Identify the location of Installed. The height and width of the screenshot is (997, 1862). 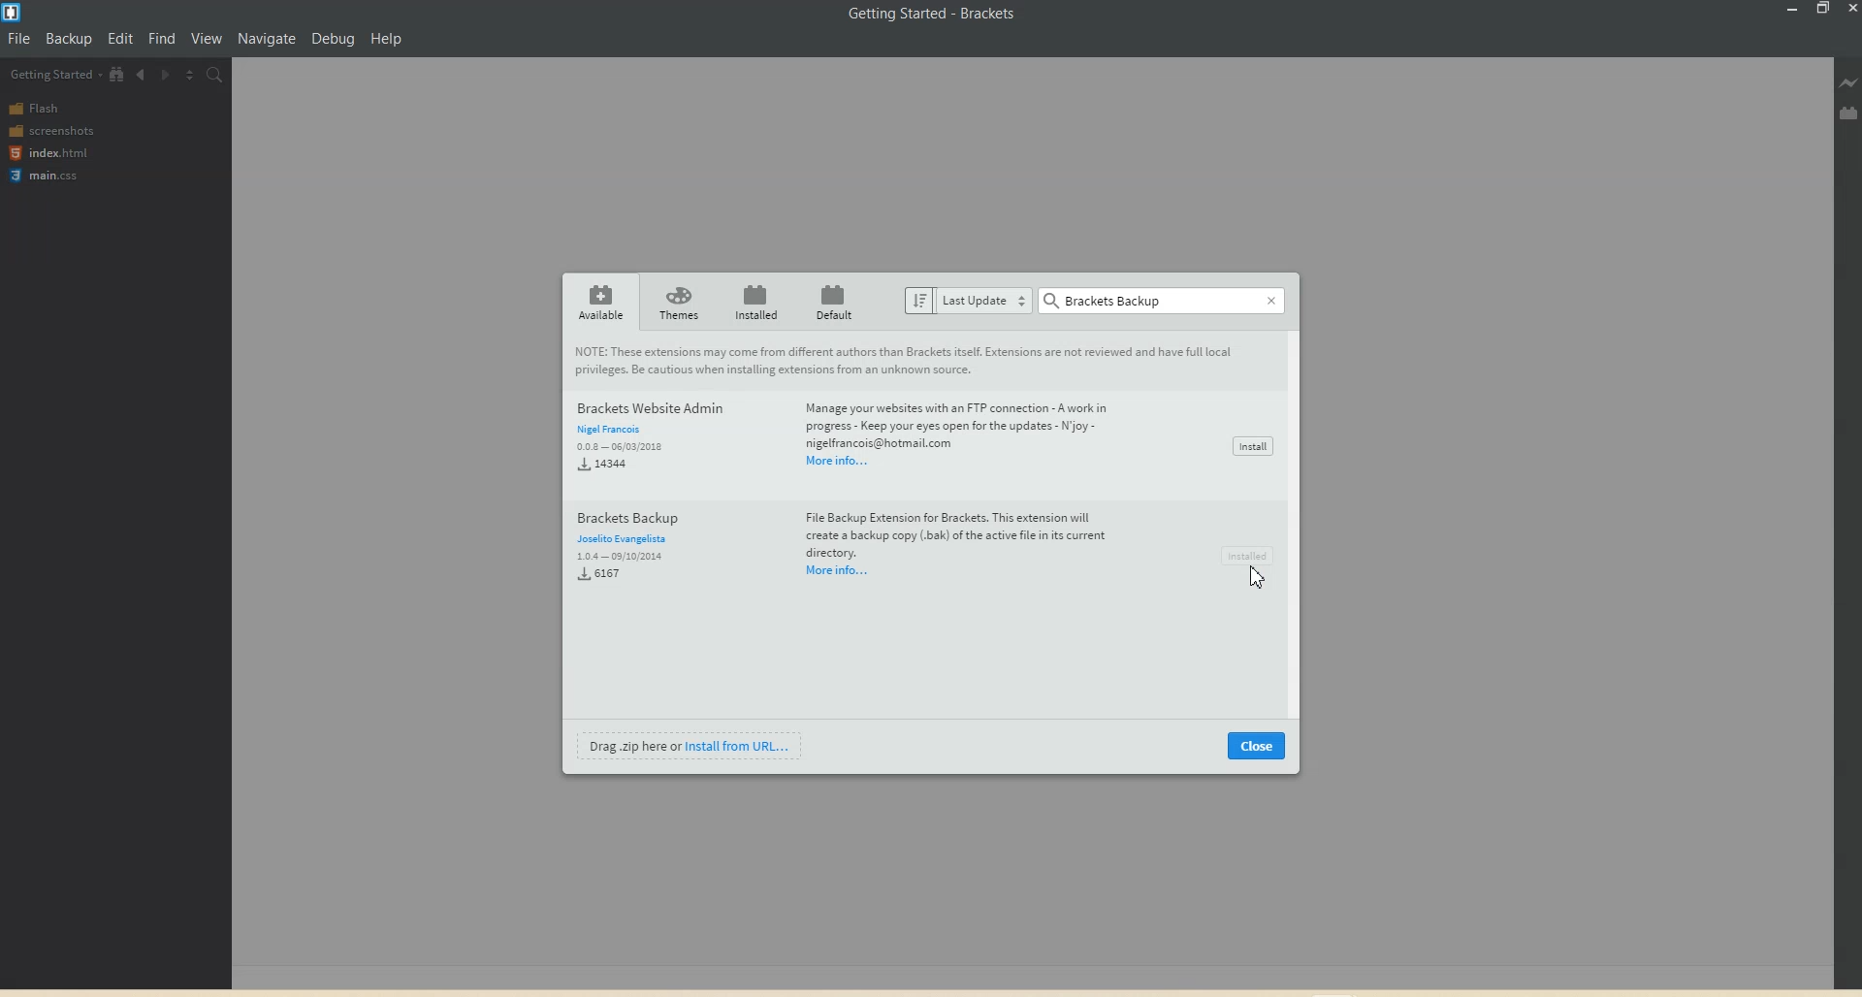
(755, 302).